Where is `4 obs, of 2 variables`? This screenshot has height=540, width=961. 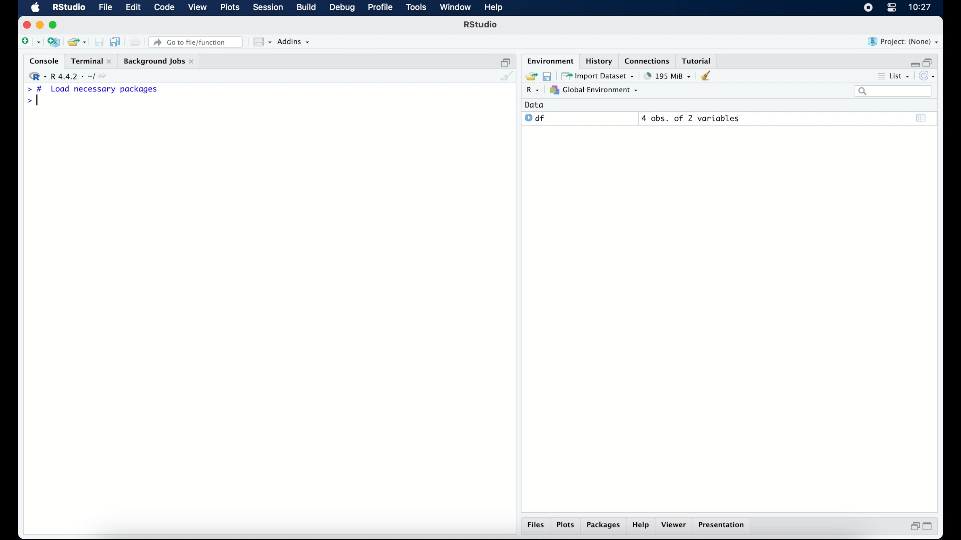 4 obs, of 2 variables is located at coordinates (691, 118).